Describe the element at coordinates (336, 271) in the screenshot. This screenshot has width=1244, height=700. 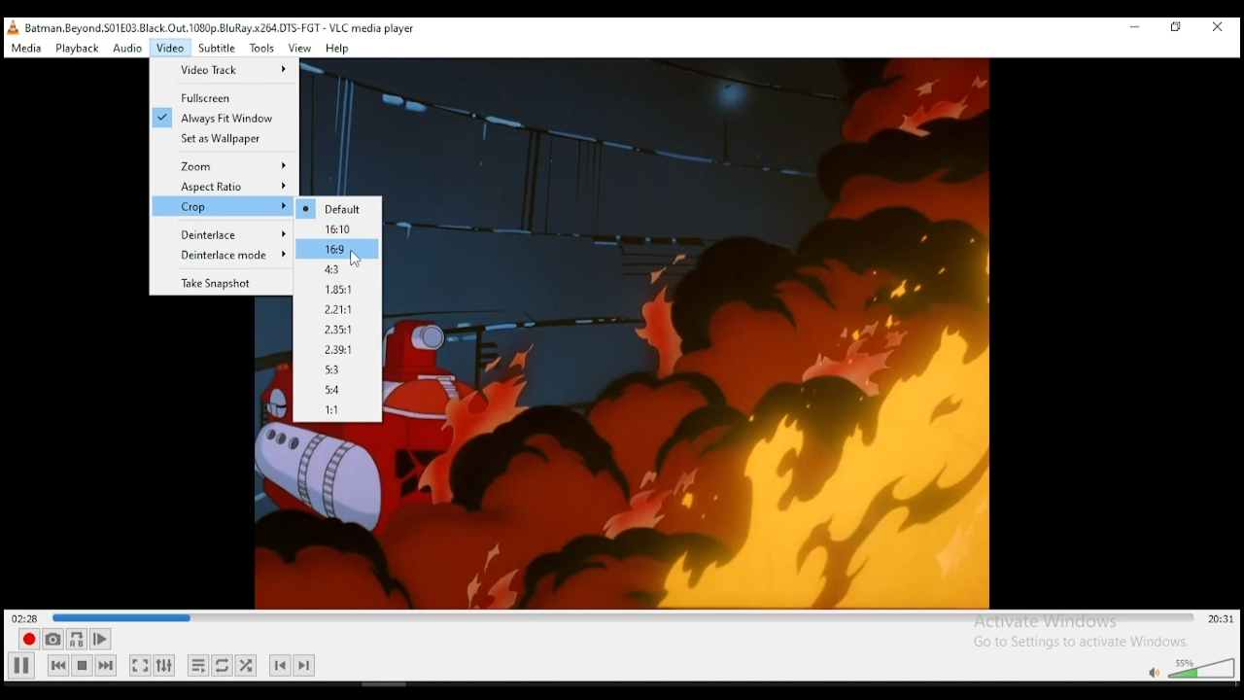
I see `4.3` at that location.